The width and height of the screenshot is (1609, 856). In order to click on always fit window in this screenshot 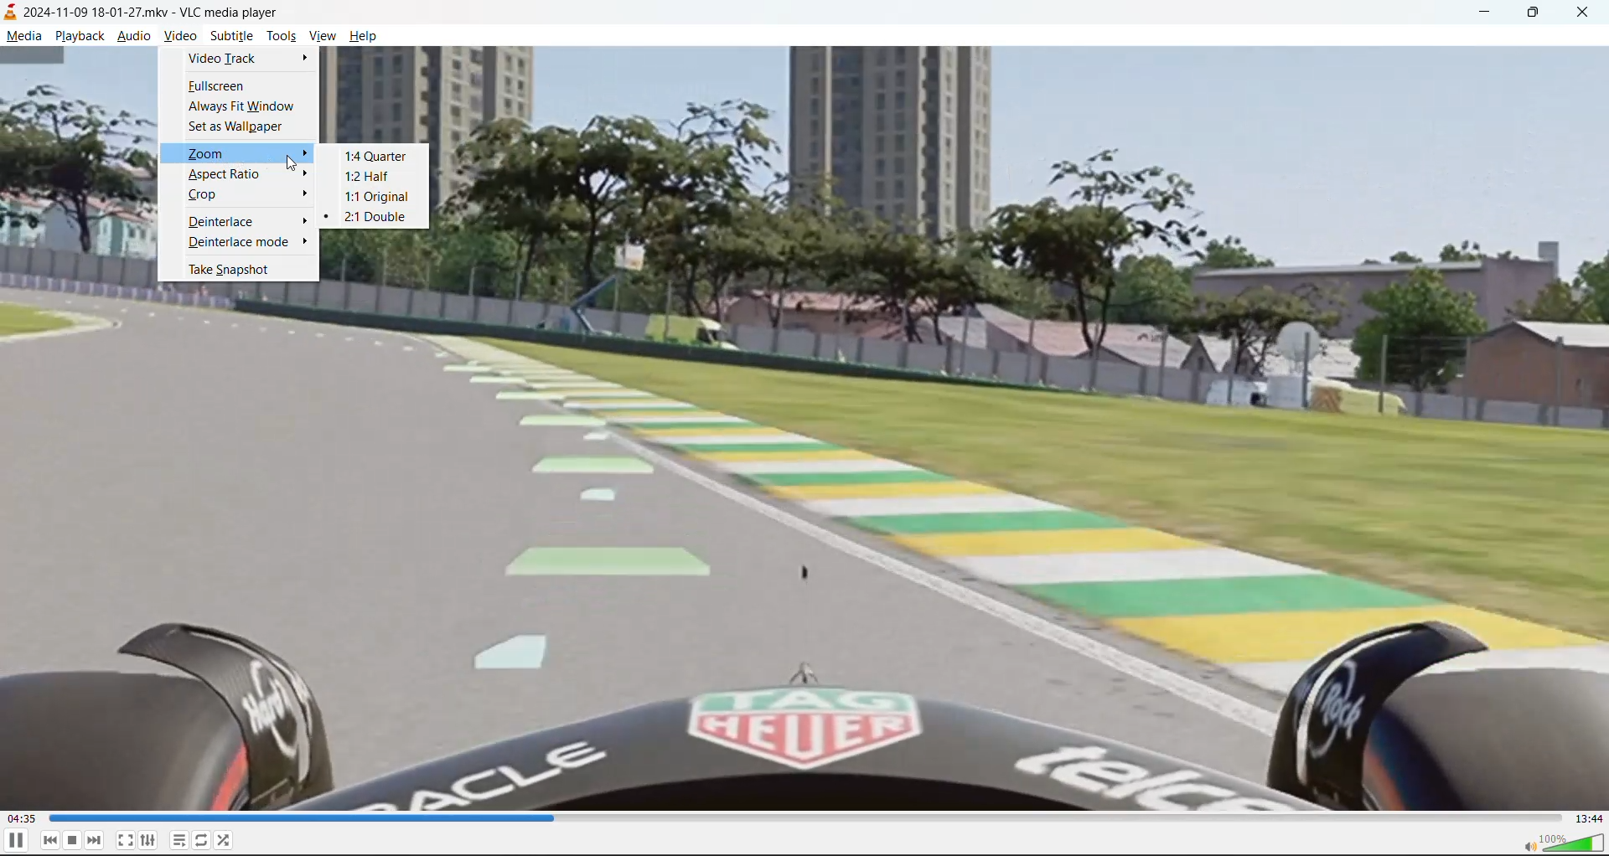, I will do `click(241, 106)`.